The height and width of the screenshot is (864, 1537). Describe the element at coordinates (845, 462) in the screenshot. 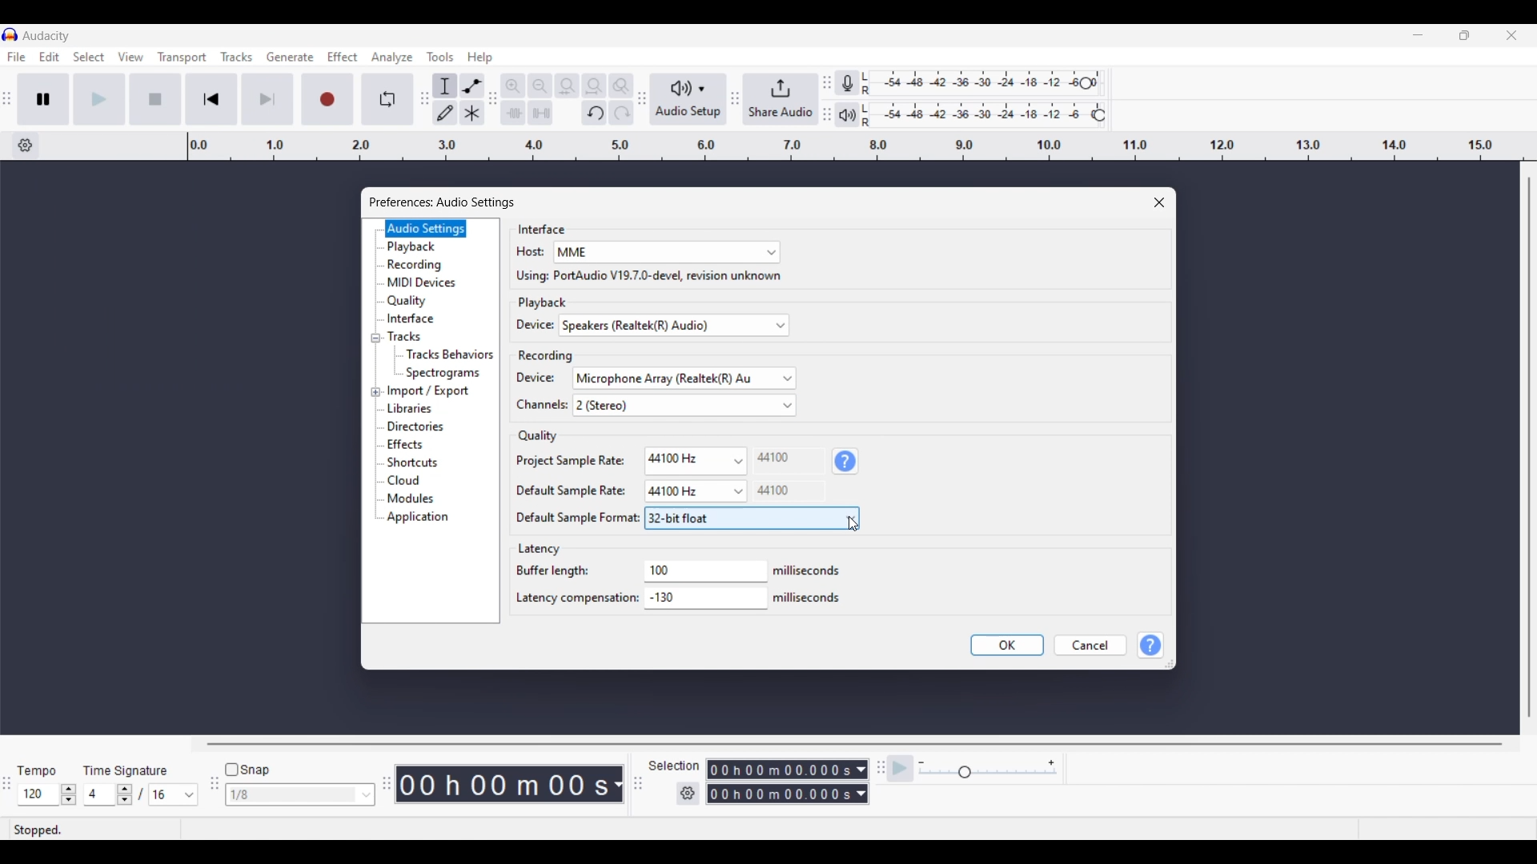

I see `Explanation of Quality section` at that location.